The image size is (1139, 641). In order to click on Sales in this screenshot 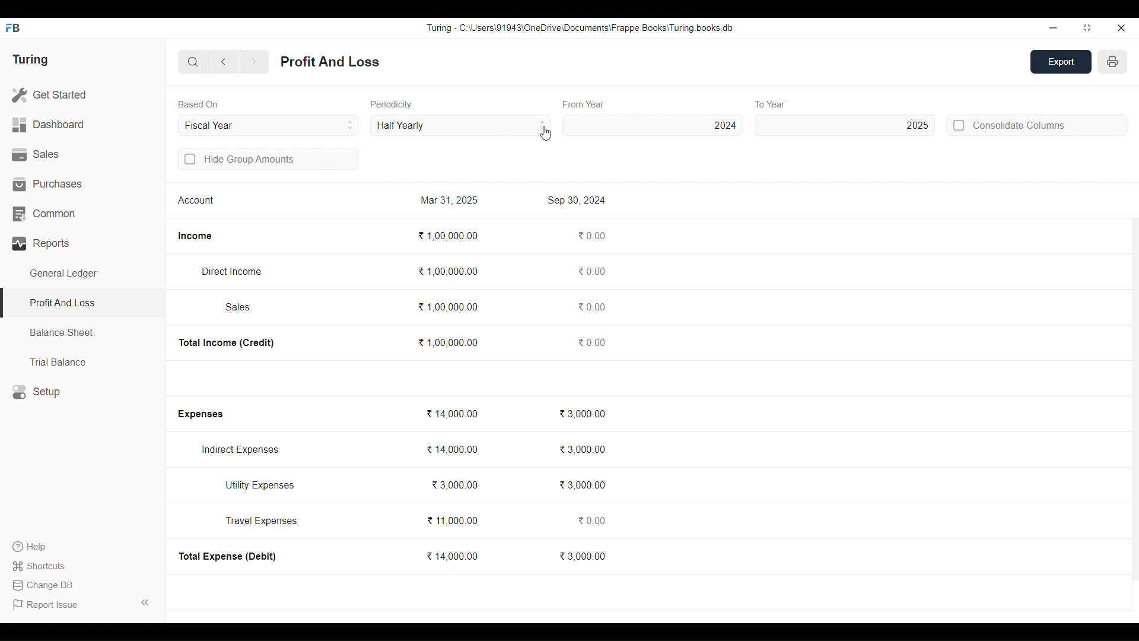, I will do `click(238, 307)`.